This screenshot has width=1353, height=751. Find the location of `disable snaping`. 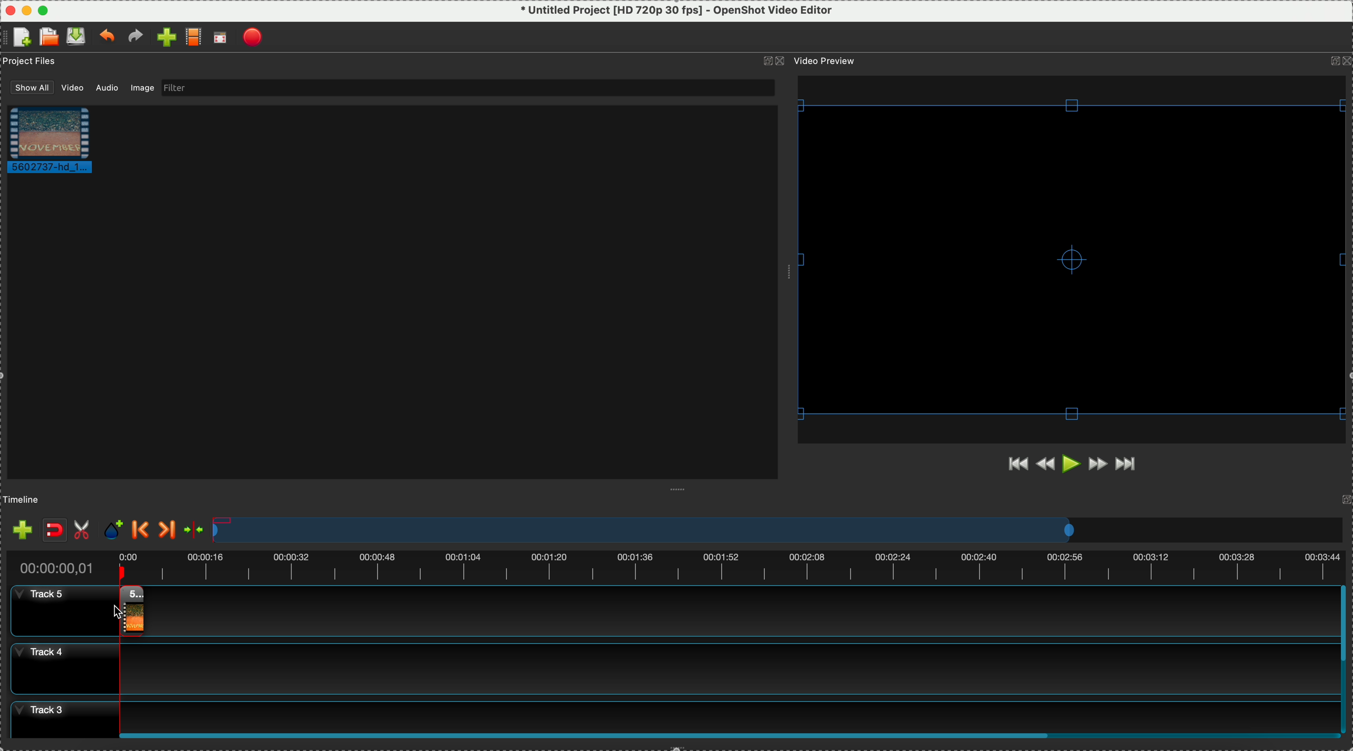

disable snaping is located at coordinates (55, 530).